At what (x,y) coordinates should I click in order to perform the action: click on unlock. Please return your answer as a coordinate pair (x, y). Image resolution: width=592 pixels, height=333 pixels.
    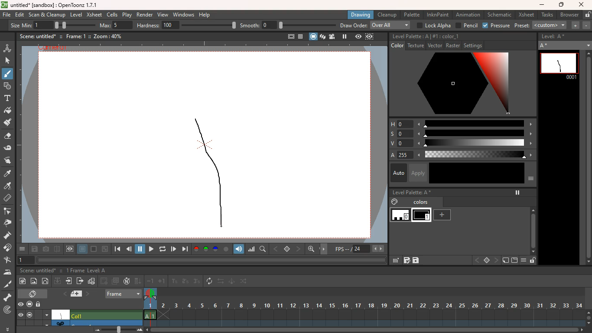
    Looking at the image, I should click on (533, 261).